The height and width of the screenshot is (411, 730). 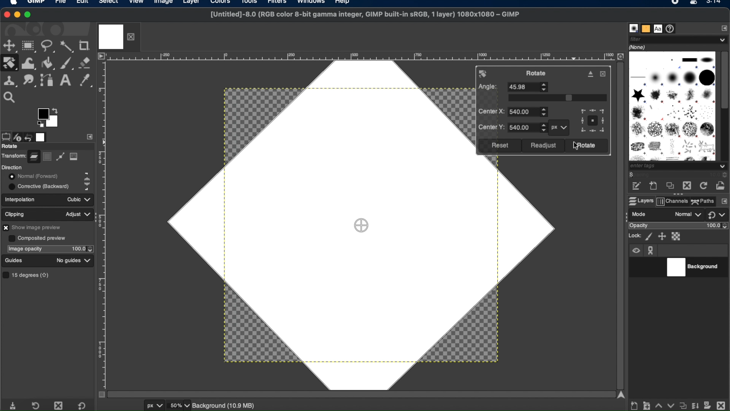 I want to click on cursor, so click(x=575, y=145).